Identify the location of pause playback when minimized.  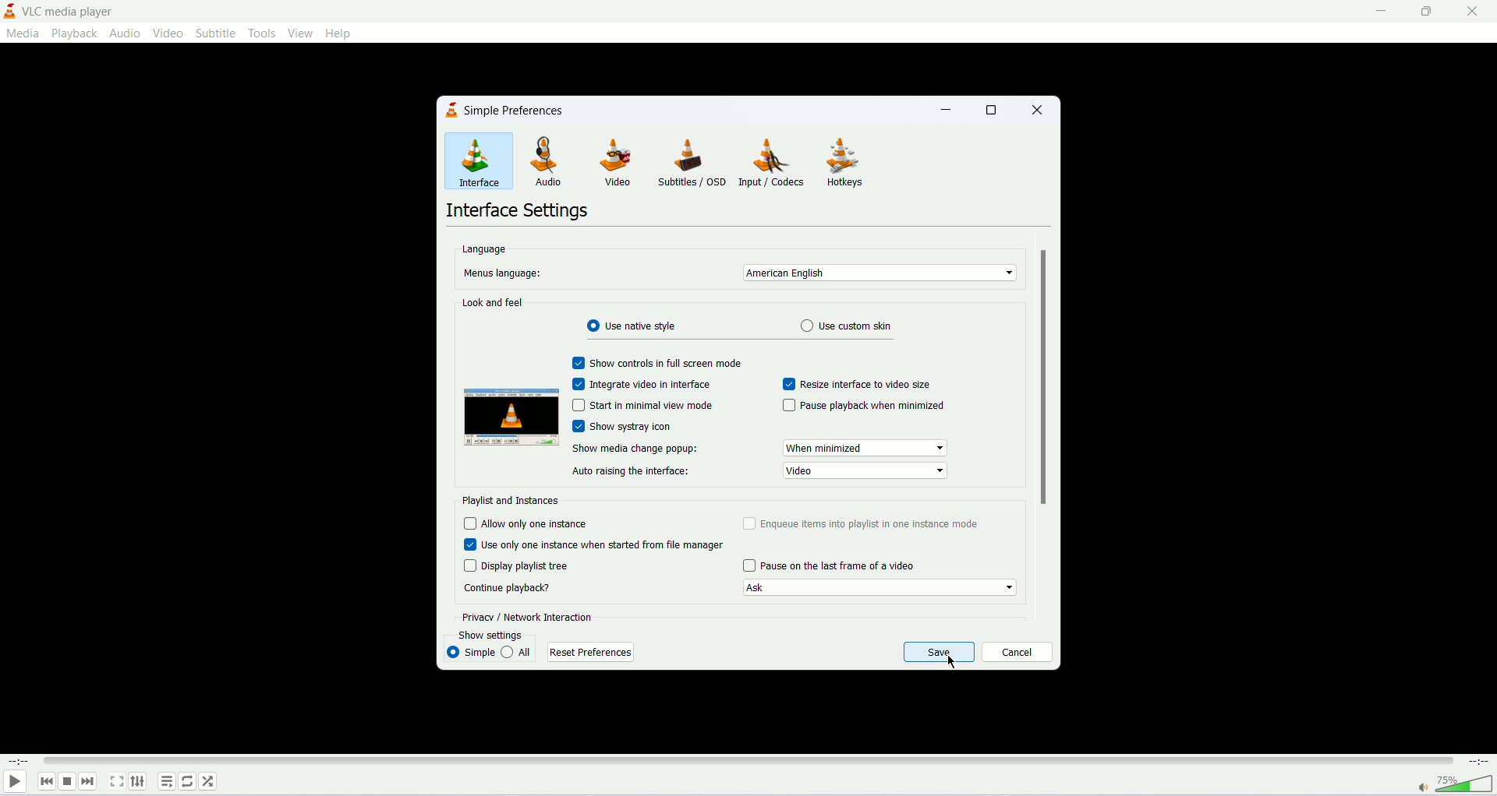
(863, 405).